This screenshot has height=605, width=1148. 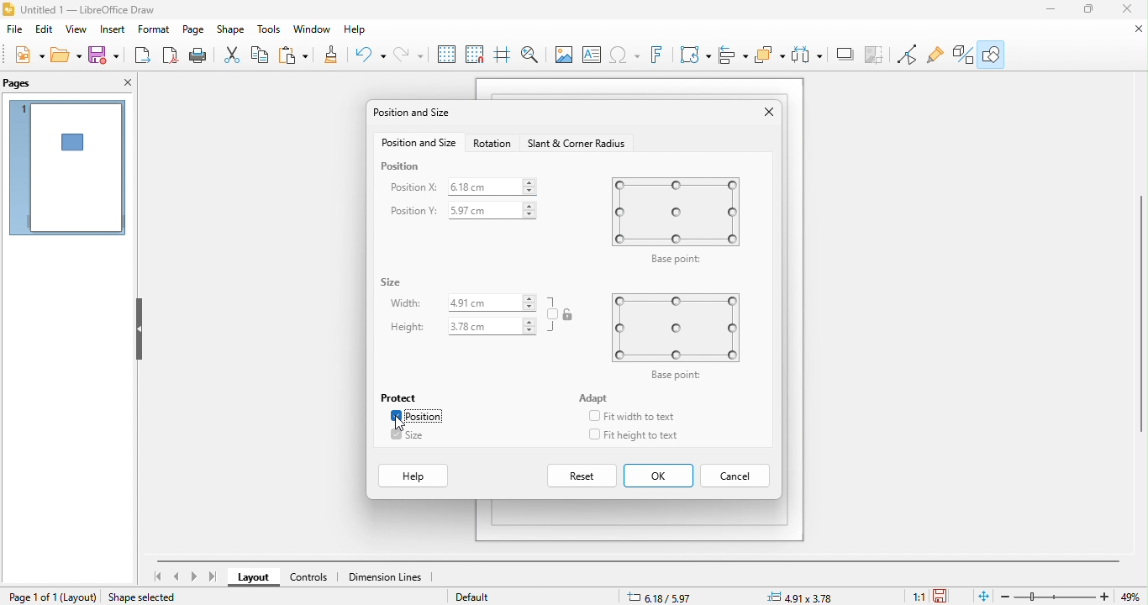 I want to click on position and size, so click(x=415, y=114).